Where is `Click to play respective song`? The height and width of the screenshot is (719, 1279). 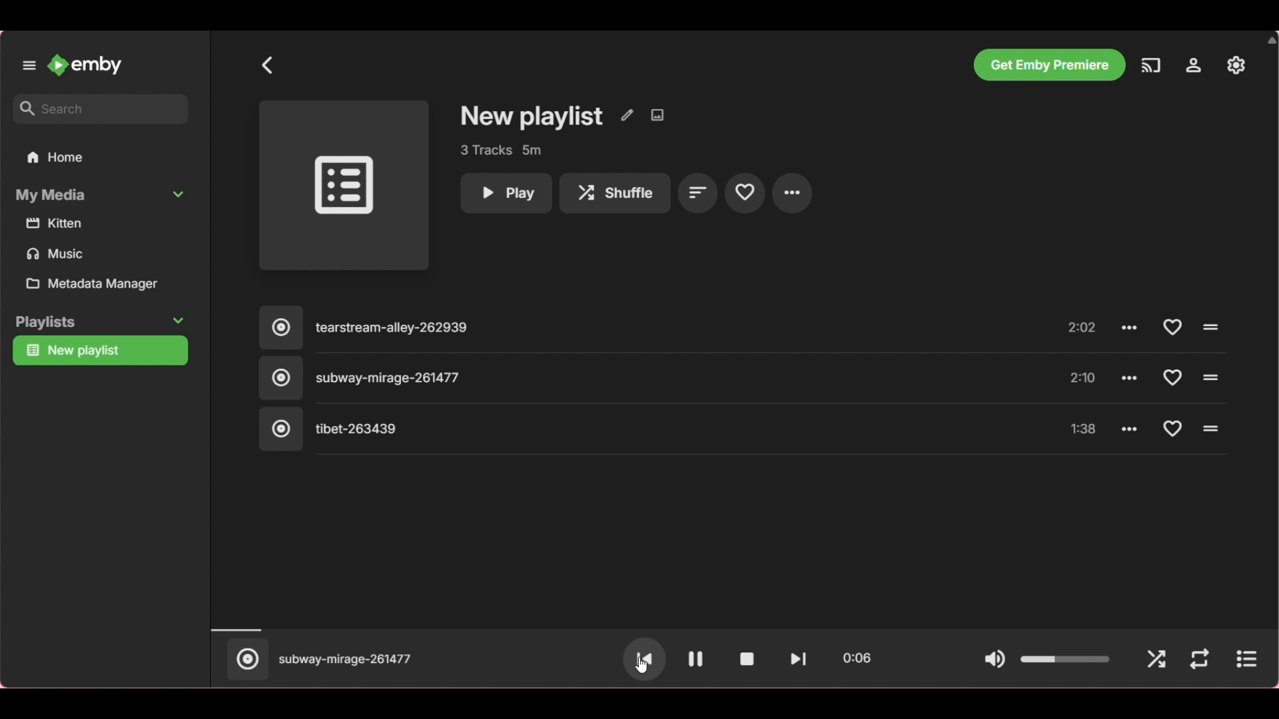
Click to play respective song is located at coordinates (1210, 377).